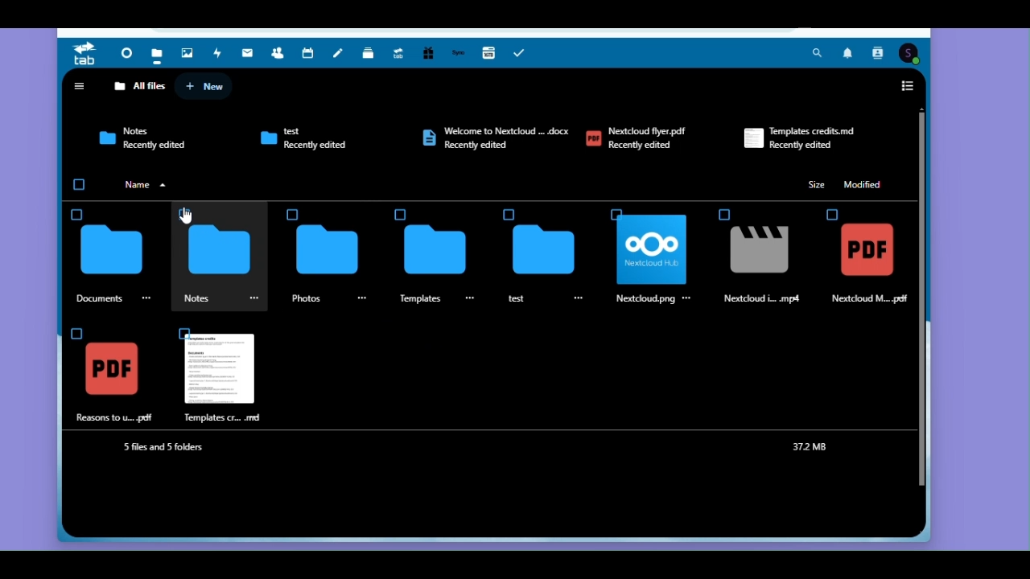 Image resolution: width=1030 pixels, height=579 pixels. I want to click on Icon, so click(111, 249).